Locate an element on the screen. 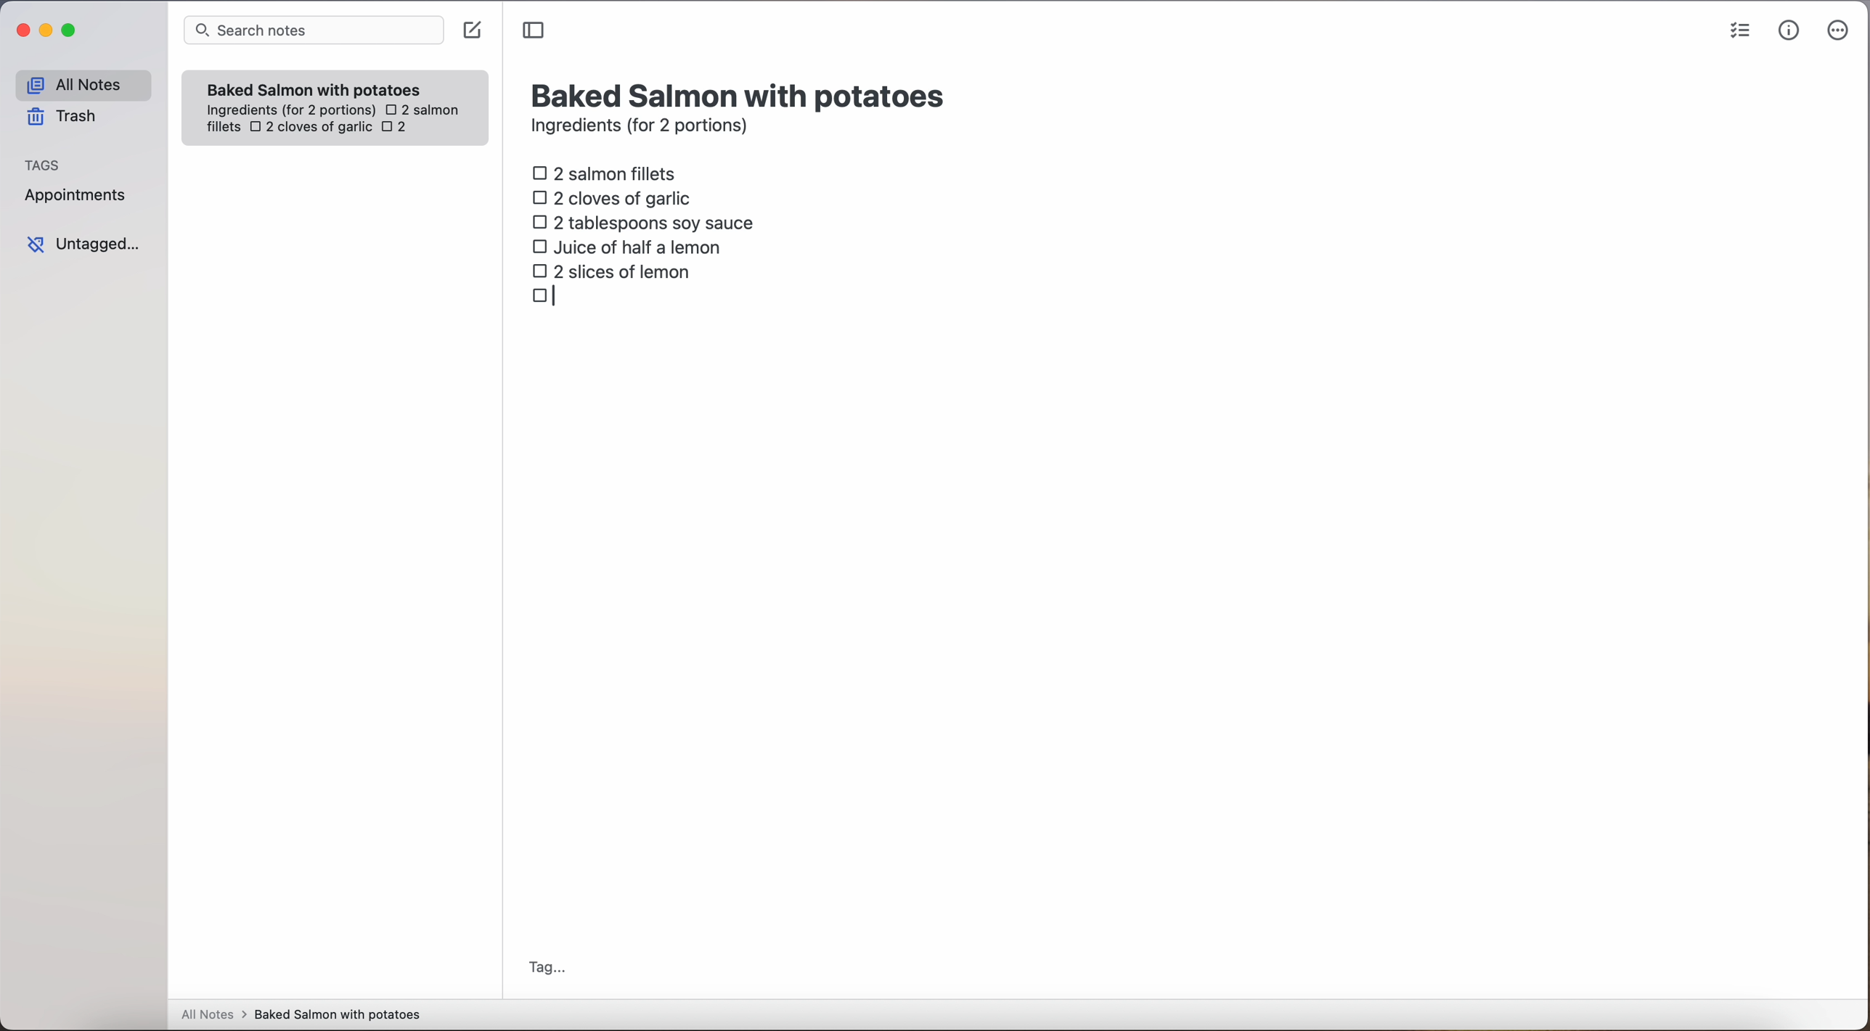 Image resolution: width=1870 pixels, height=1031 pixels. check list is located at coordinates (1740, 31).